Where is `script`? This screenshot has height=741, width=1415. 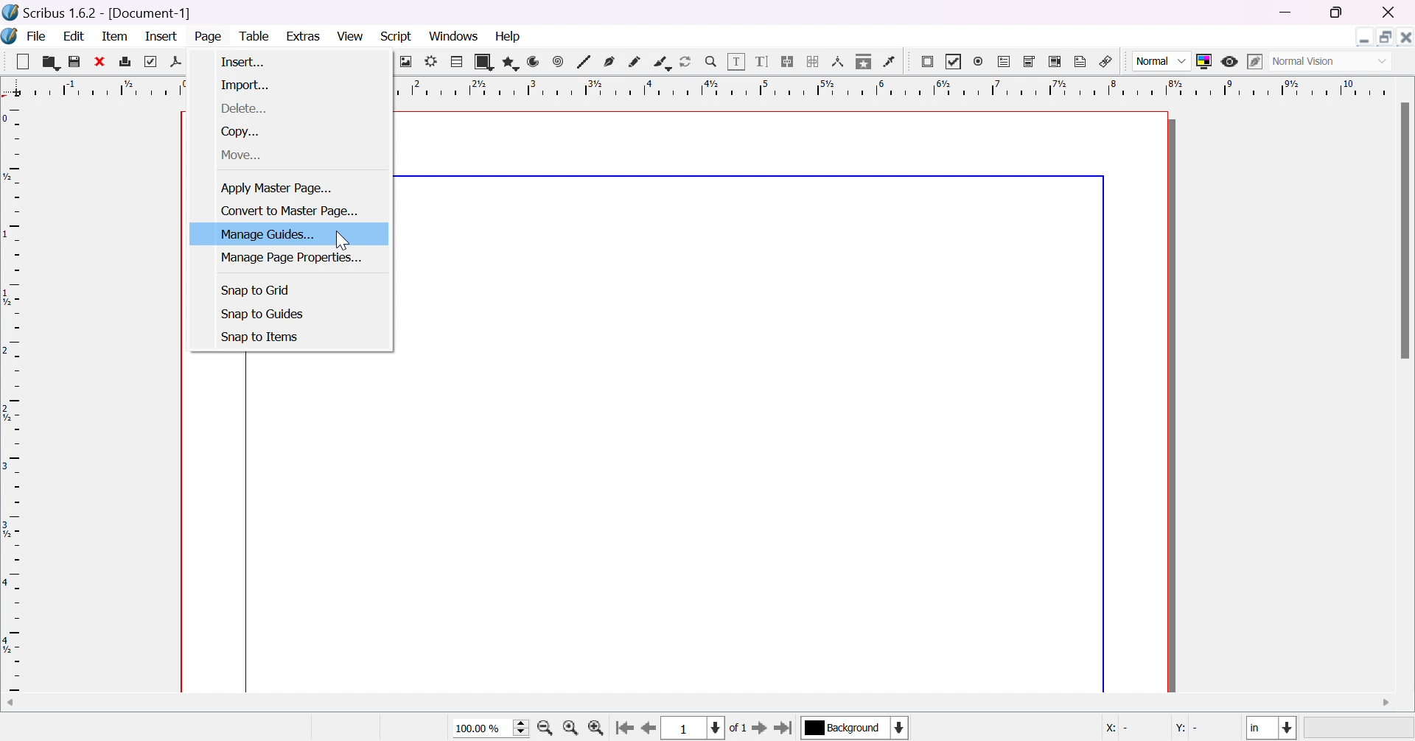 script is located at coordinates (396, 36).